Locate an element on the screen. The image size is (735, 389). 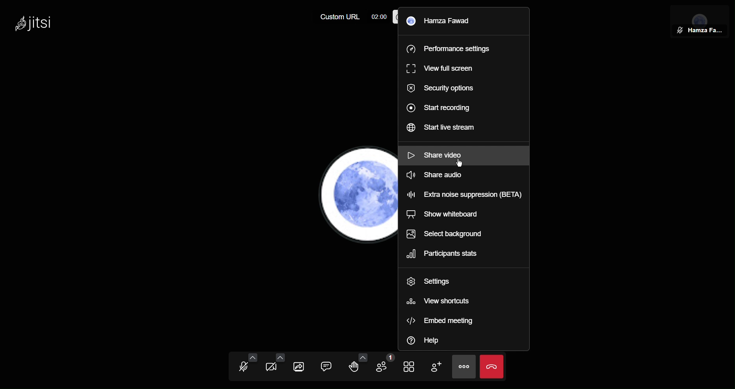
Add Participant is located at coordinates (437, 366).